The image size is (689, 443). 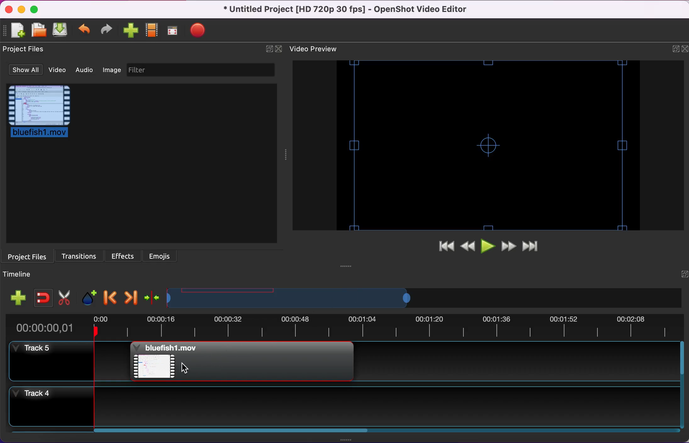 What do you see at coordinates (346, 9) in the screenshot?
I see `title` at bounding box center [346, 9].